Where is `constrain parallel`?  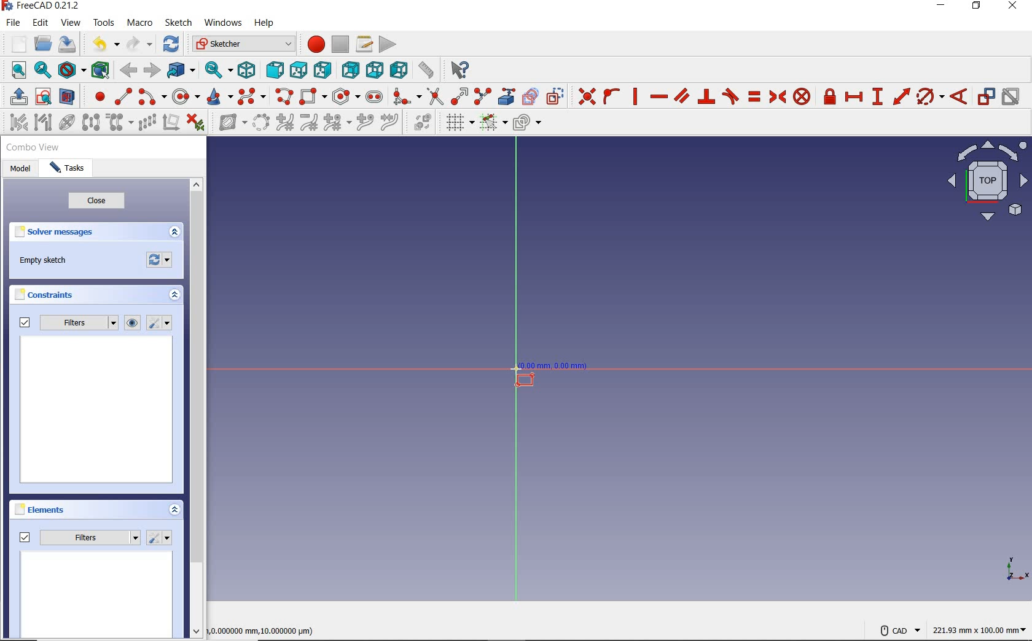
constrain parallel is located at coordinates (682, 96).